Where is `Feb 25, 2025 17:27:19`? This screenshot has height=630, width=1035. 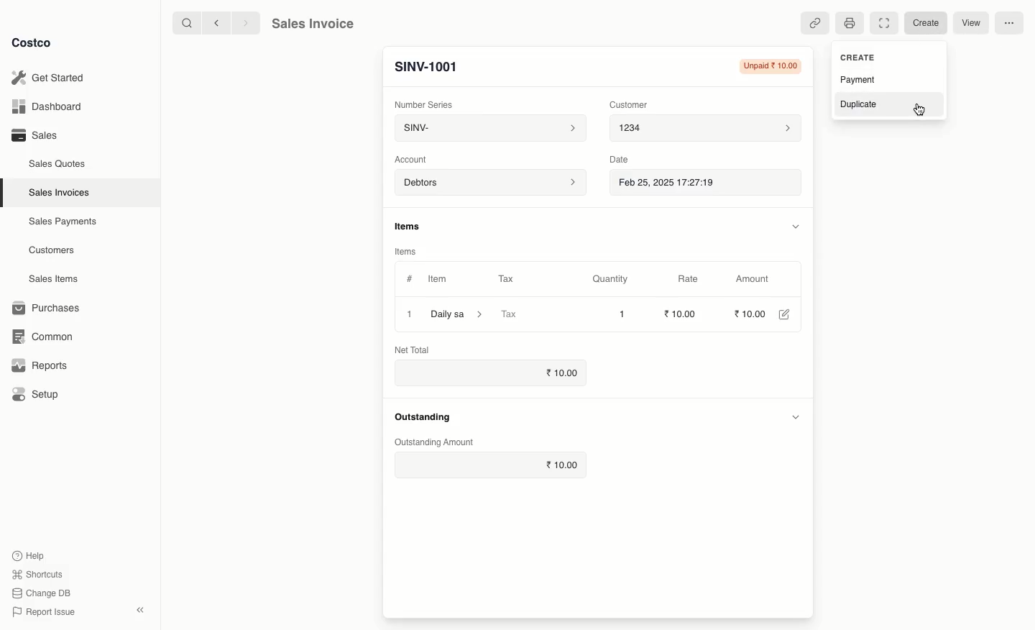
Feb 25, 2025 17:27:19 is located at coordinates (676, 184).